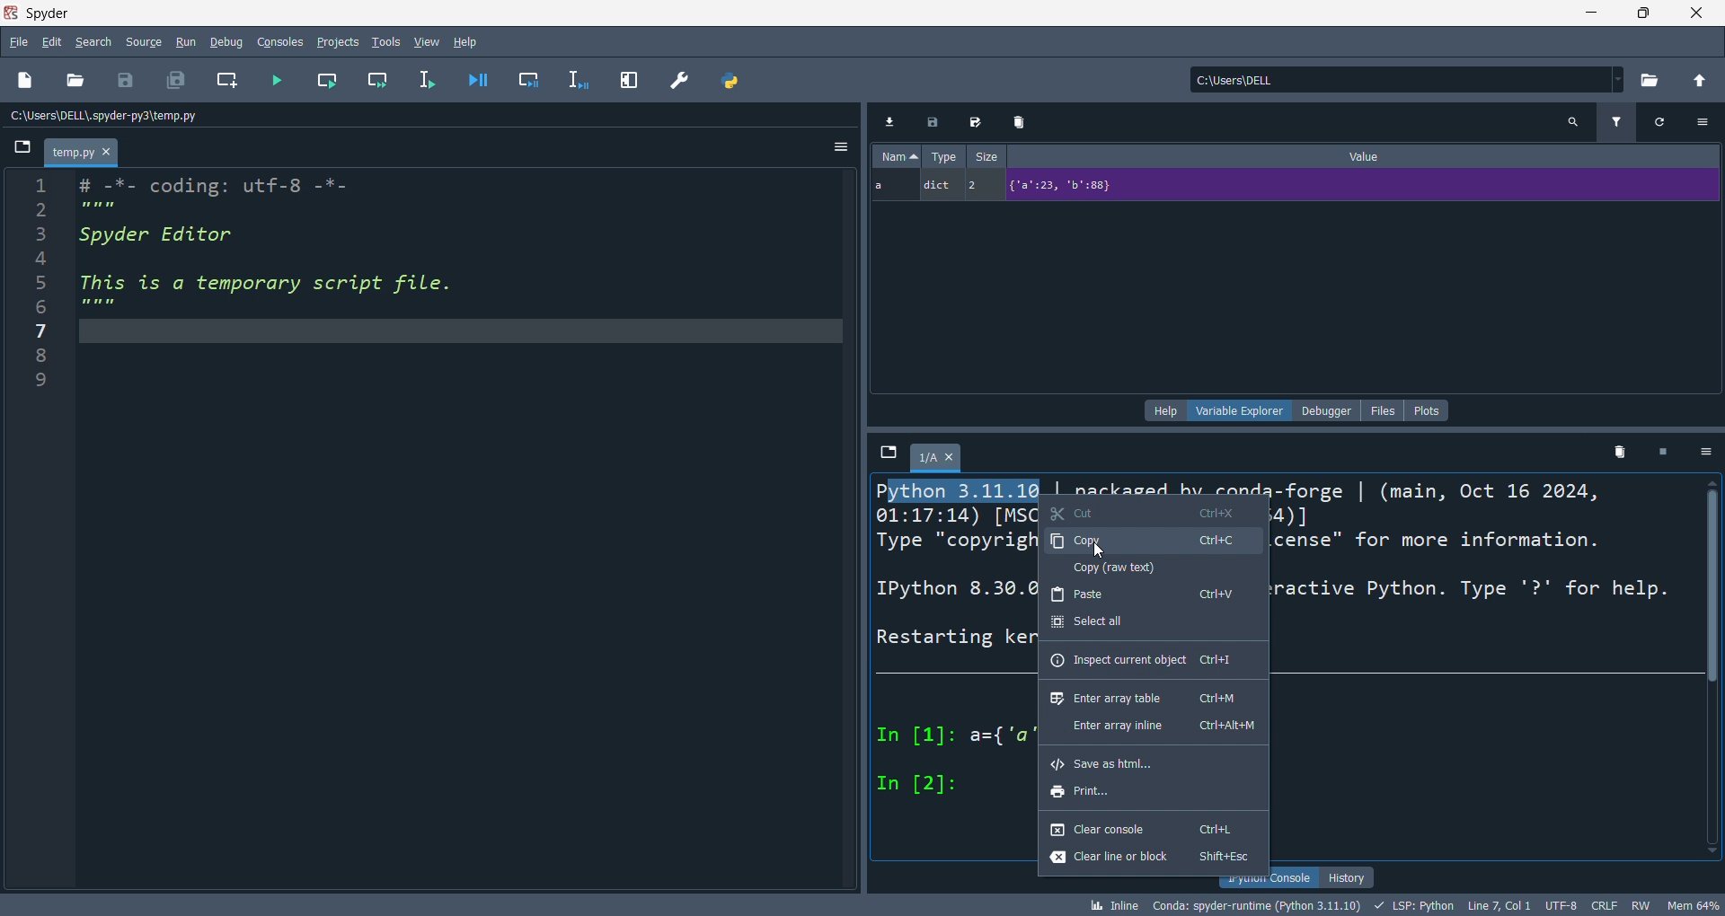 This screenshot has height=916, width=1725. I want to click on c:\users\dell\.spyder-py3\temp.py, so click(113, 115).